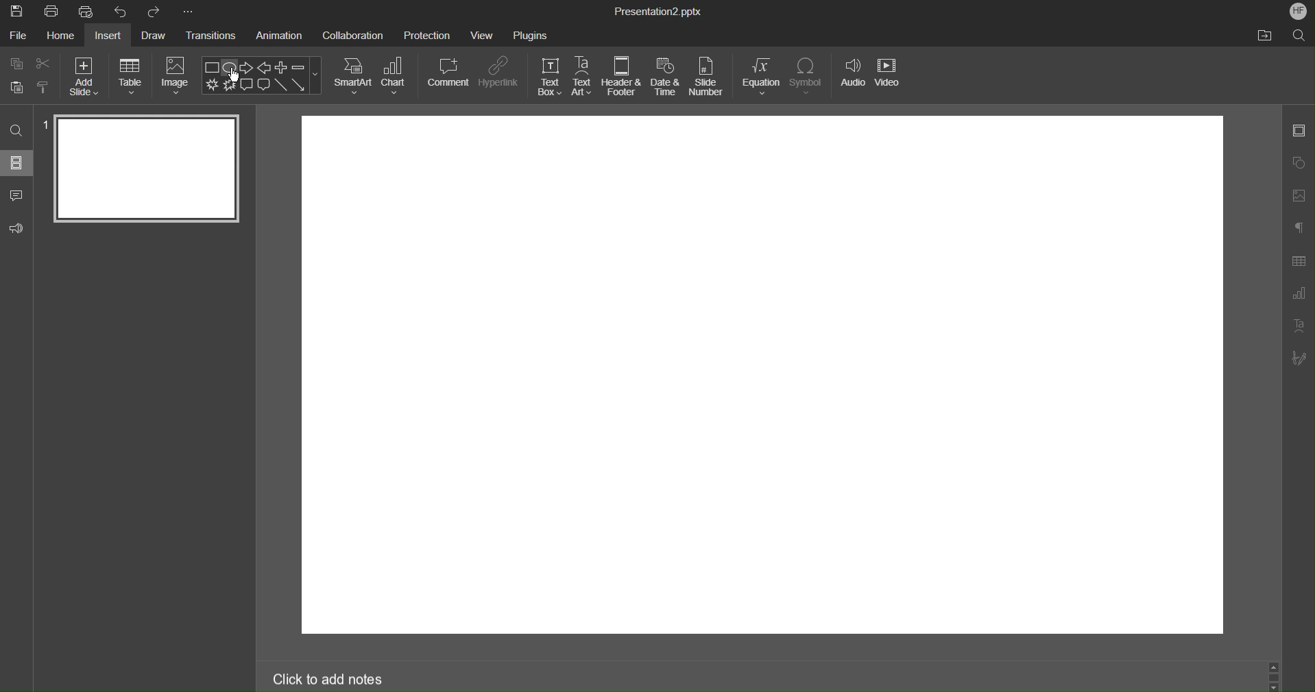 This screenshot has height=692, width=1315. What do you see at coordinates (111, 36) in the screenshot?
I see `Insert` at bounding box center [111, 36].